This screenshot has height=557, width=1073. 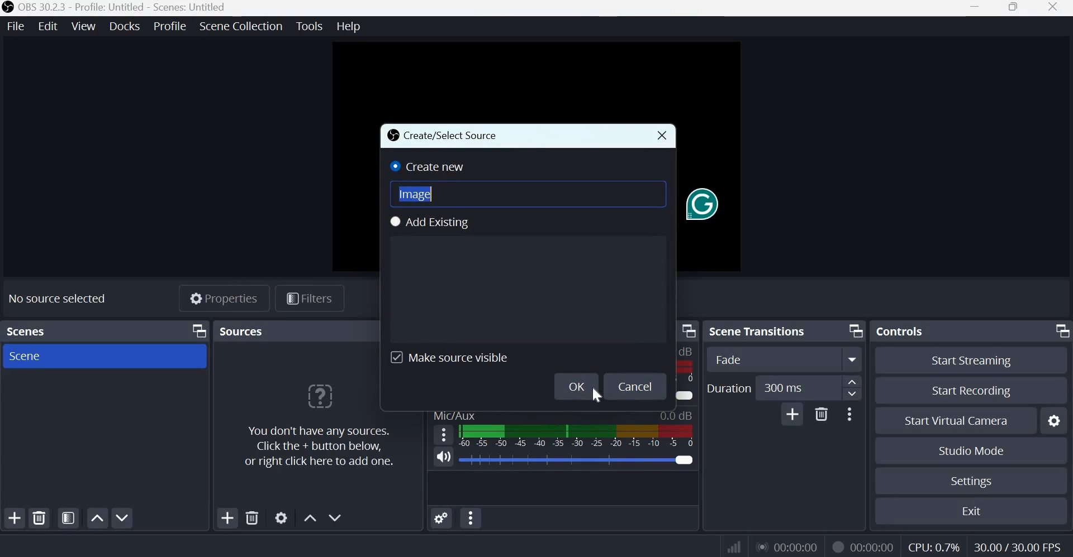 I want to click on help, so click(x=350, y=26).